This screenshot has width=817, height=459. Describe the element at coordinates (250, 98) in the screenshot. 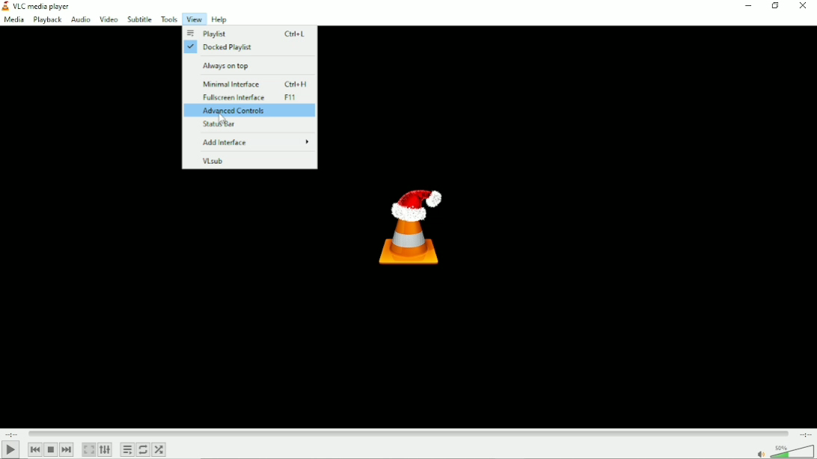

I see `Fullscreen interface` at that location.